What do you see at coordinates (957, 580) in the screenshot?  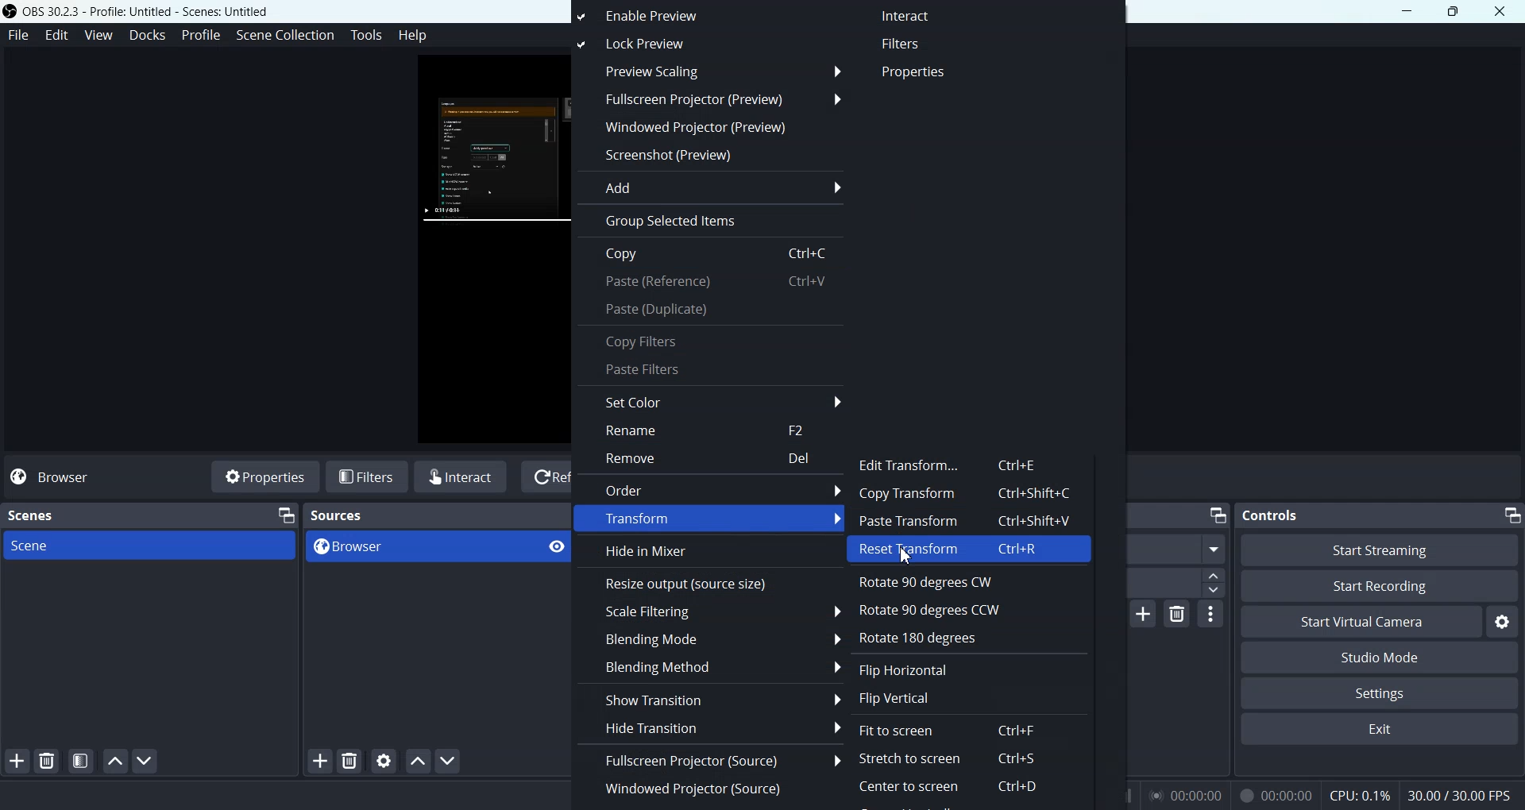 I see `Rotate 90 Degree CW` at bounding box center [957, 580].